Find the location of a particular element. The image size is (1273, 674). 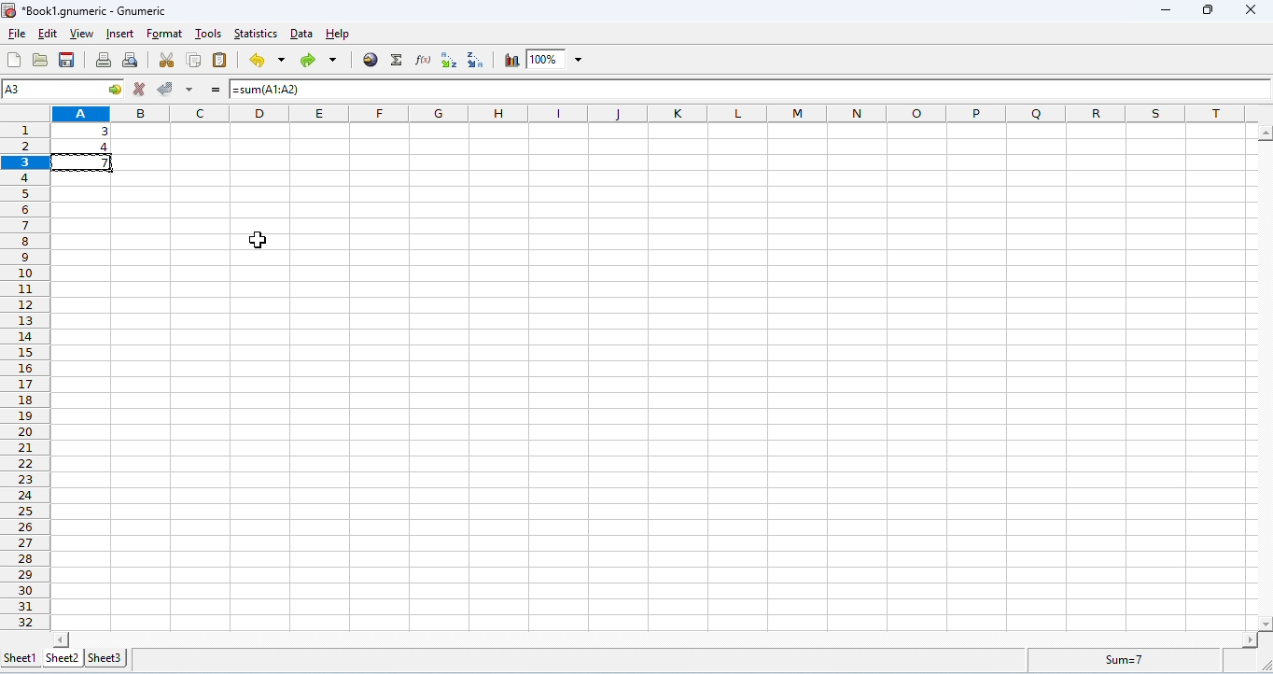

insert is located at coordinates (120, 34).